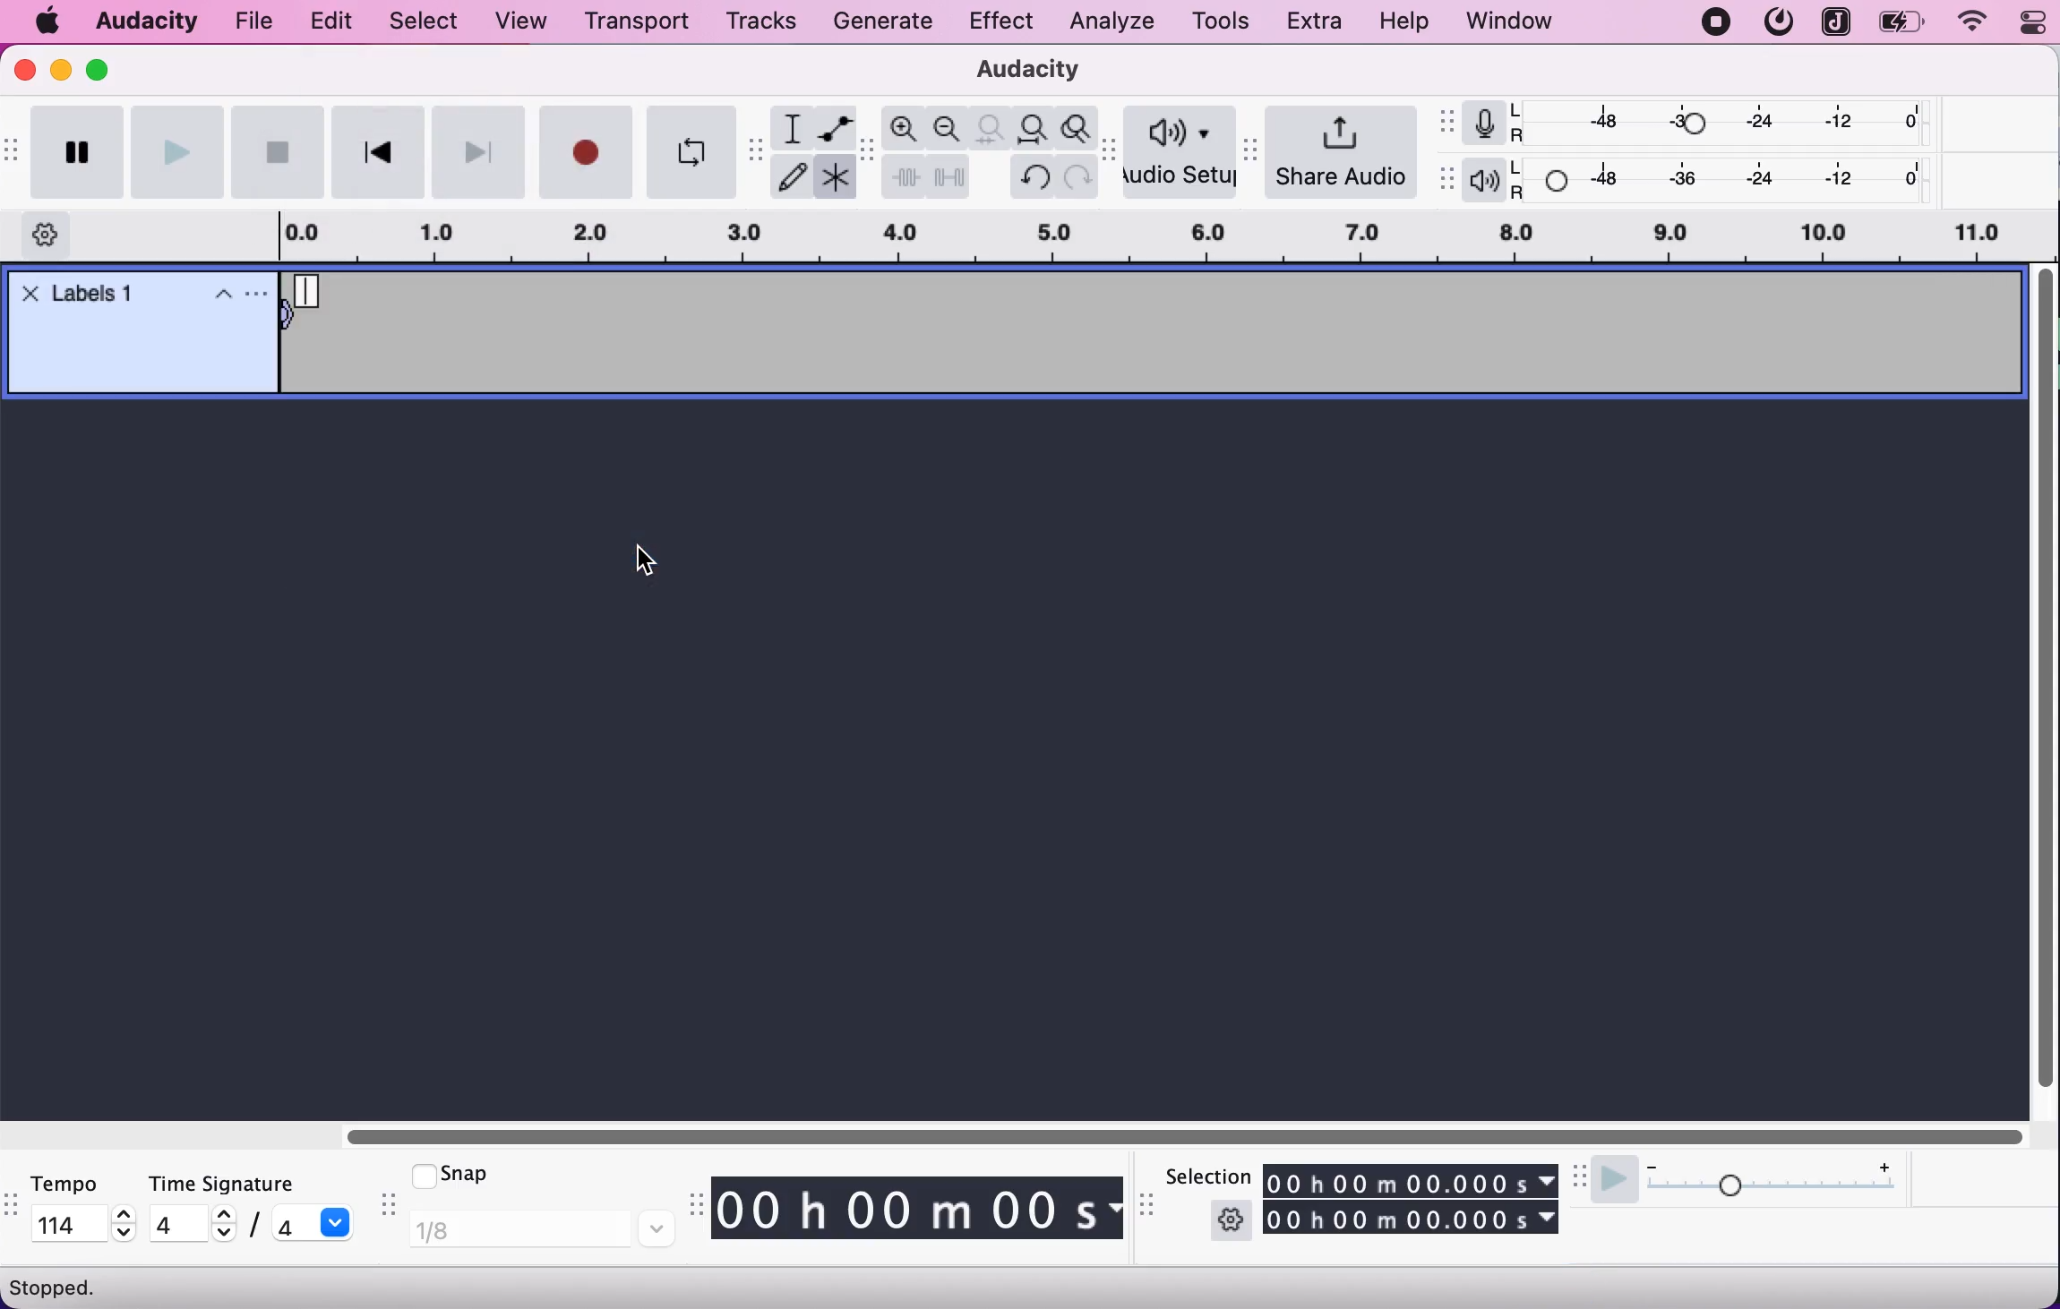  Describe the element at coordinates (1074, 237) in the screenshot. I see `record duration` at that location.